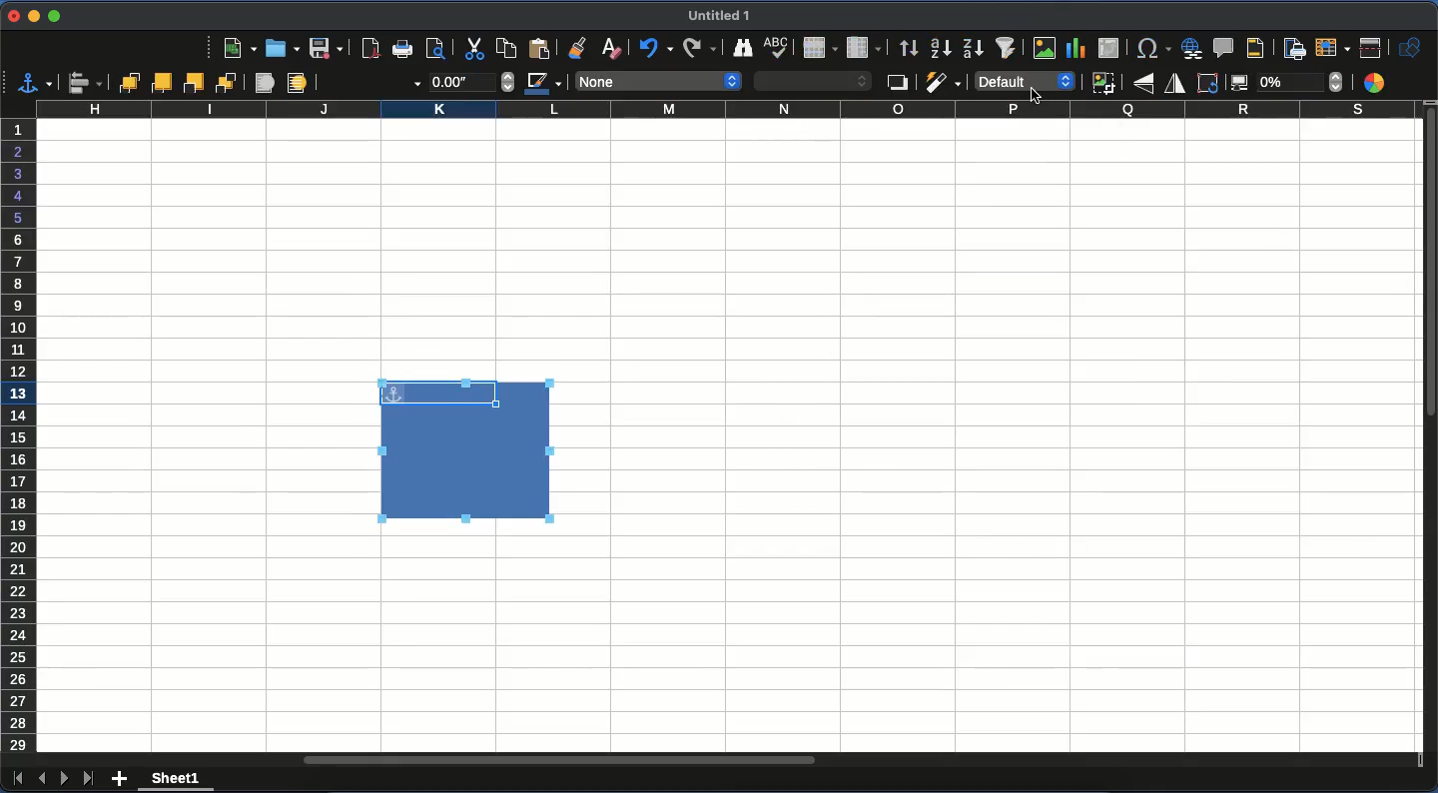 This screenshot has width=1438, height=793. What do you see at coordinates (263, 84) in the screenshot?
I see `foreground` at bounding box center [263, 84].